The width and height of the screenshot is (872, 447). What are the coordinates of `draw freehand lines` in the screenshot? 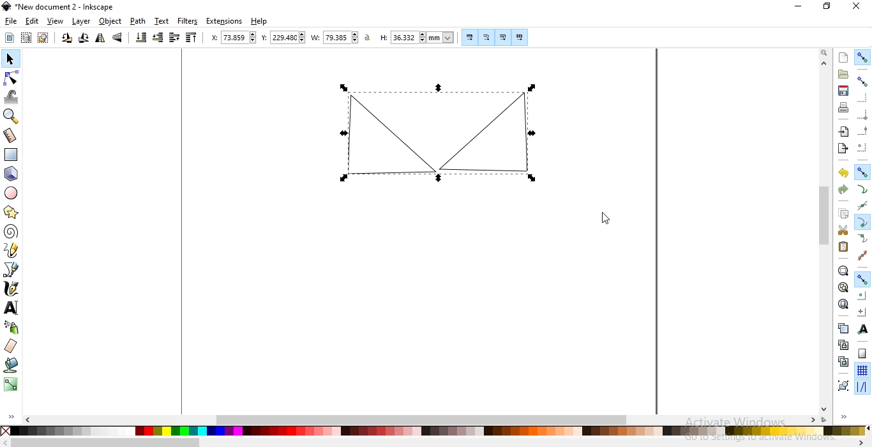 It's located at (12, 251).